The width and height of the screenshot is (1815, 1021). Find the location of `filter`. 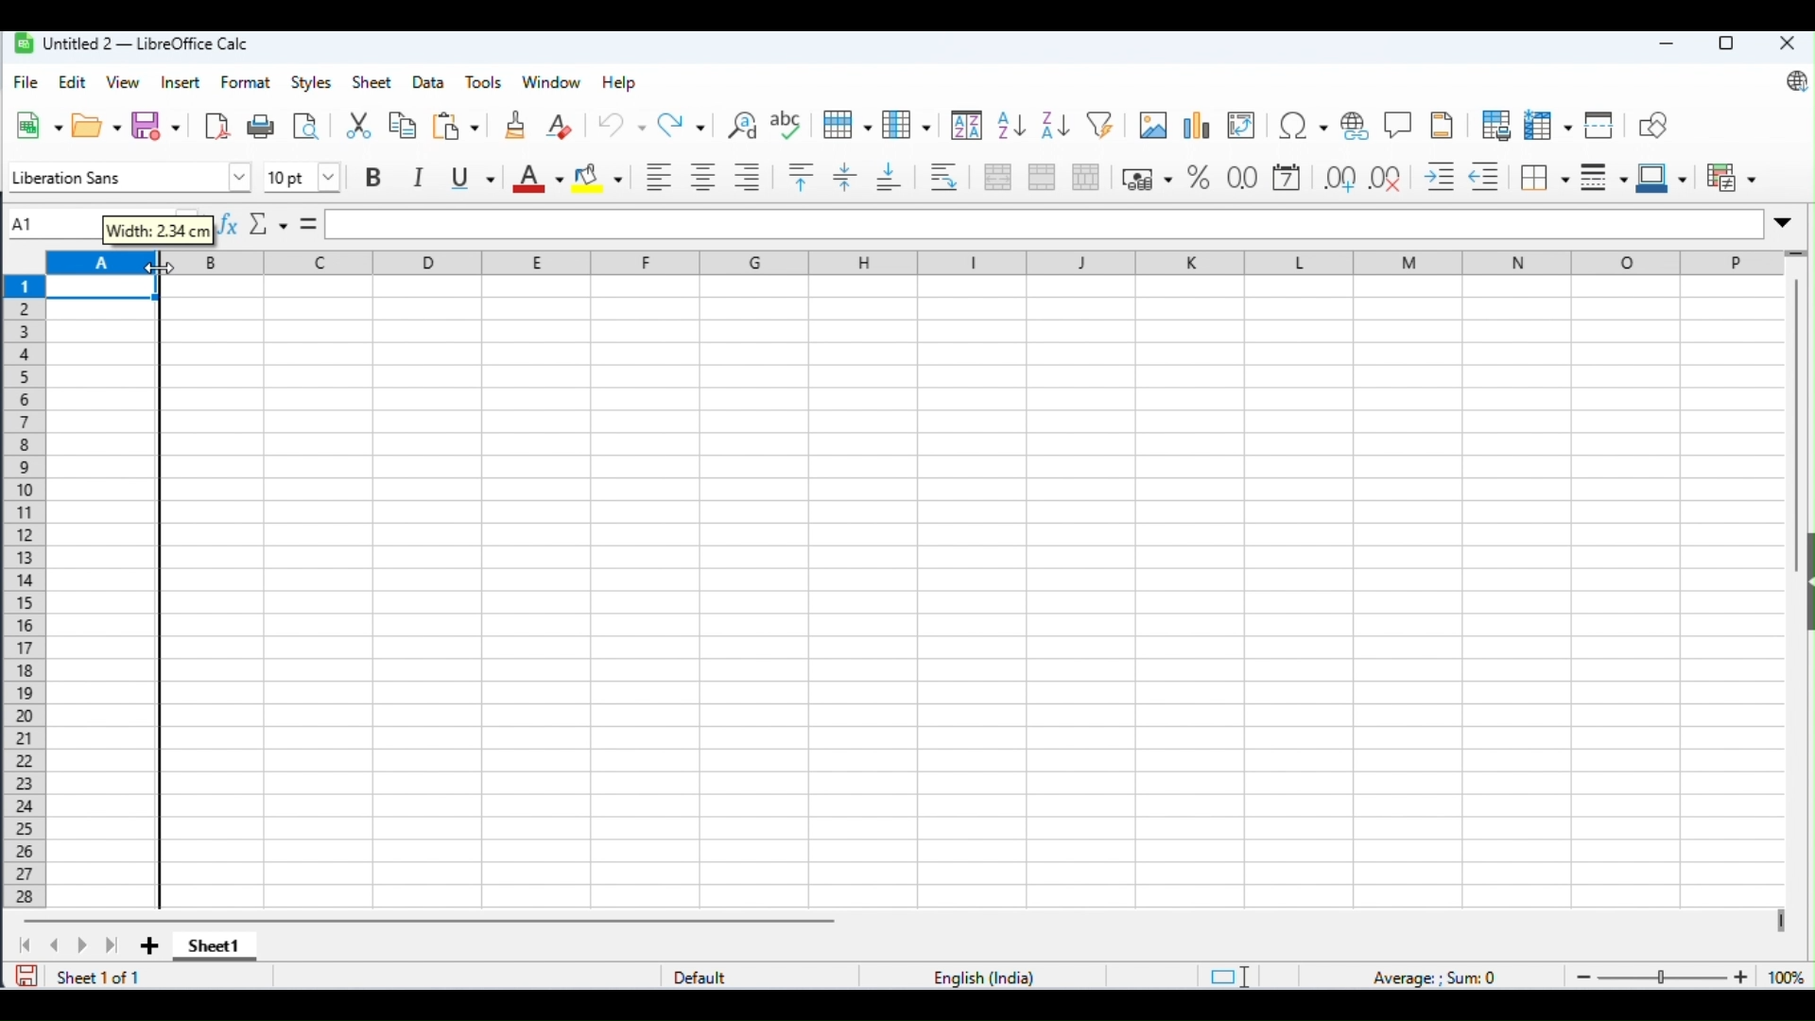

filter is located at coordinates (1104, 125).